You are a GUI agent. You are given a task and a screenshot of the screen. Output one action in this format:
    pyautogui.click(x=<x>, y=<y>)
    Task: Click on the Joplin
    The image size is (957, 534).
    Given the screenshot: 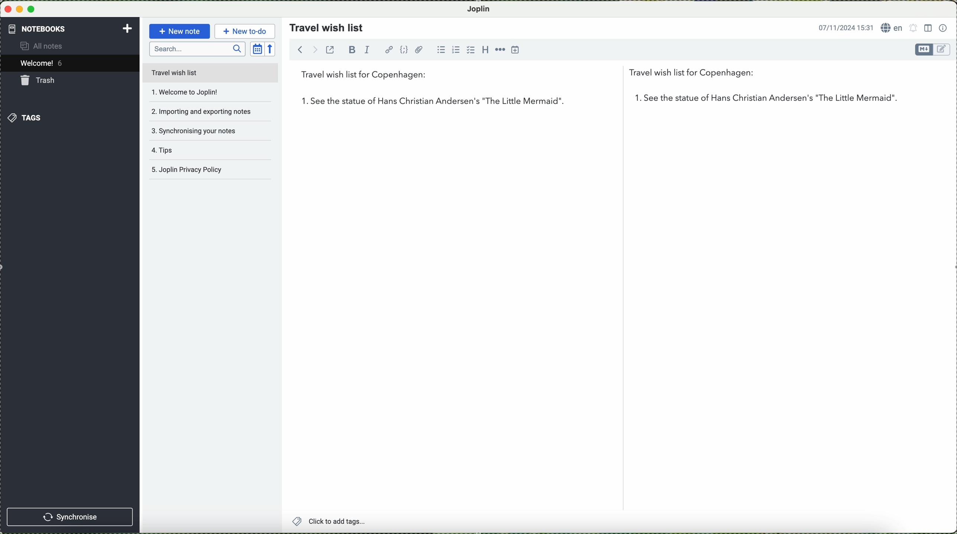 What is the action you would take?
    pyautogui.click(x=483, y=9)
    